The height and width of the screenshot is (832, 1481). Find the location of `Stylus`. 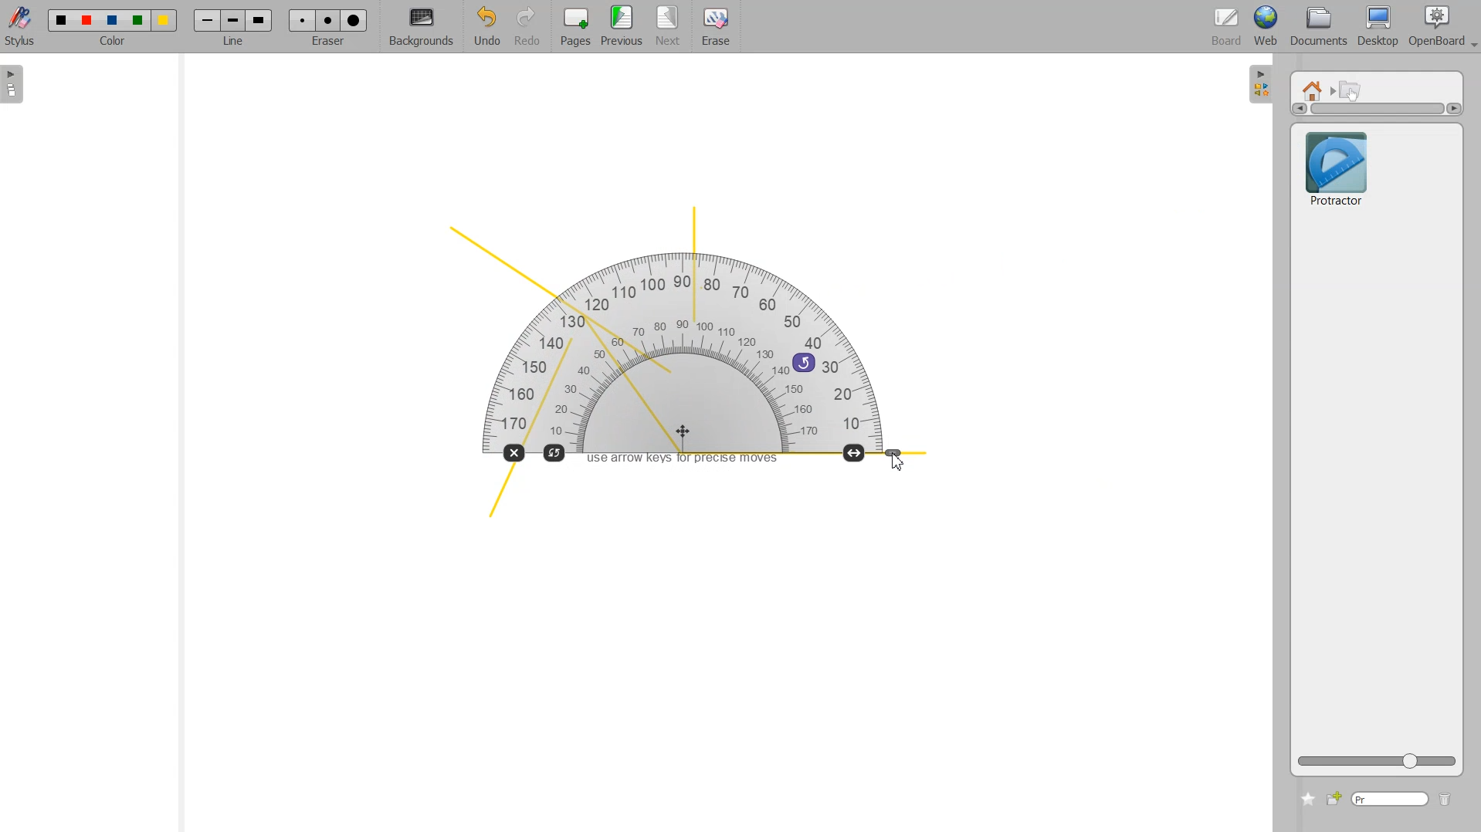

Stylus is located at coordinates (22, 25).